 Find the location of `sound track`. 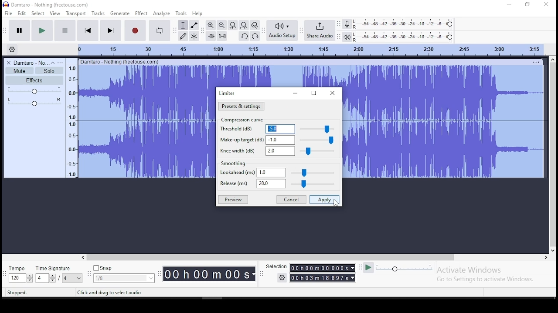

sound track is located at coordinates (442, 123).